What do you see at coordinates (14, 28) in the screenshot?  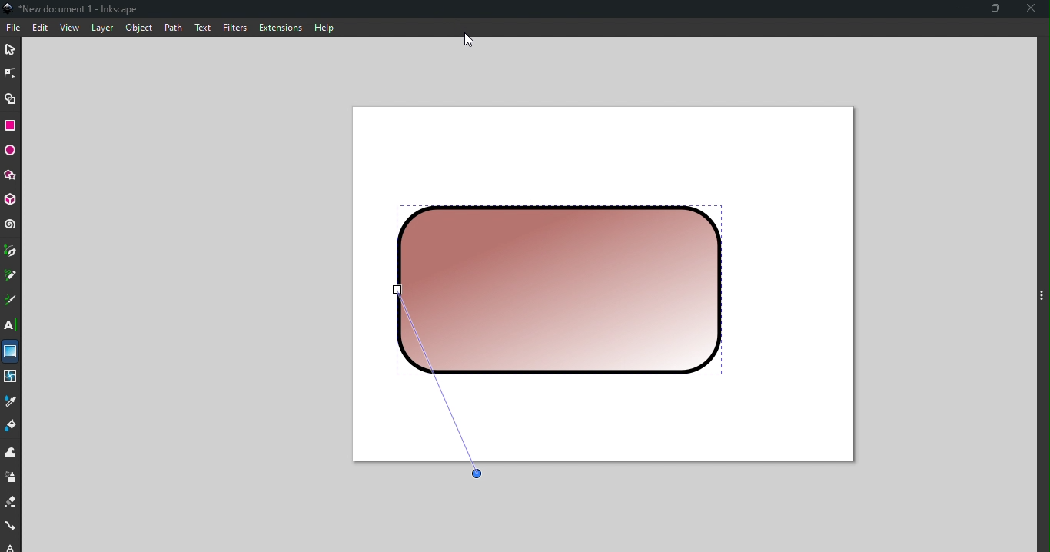 I see `File` at bounding box center [14, 28].